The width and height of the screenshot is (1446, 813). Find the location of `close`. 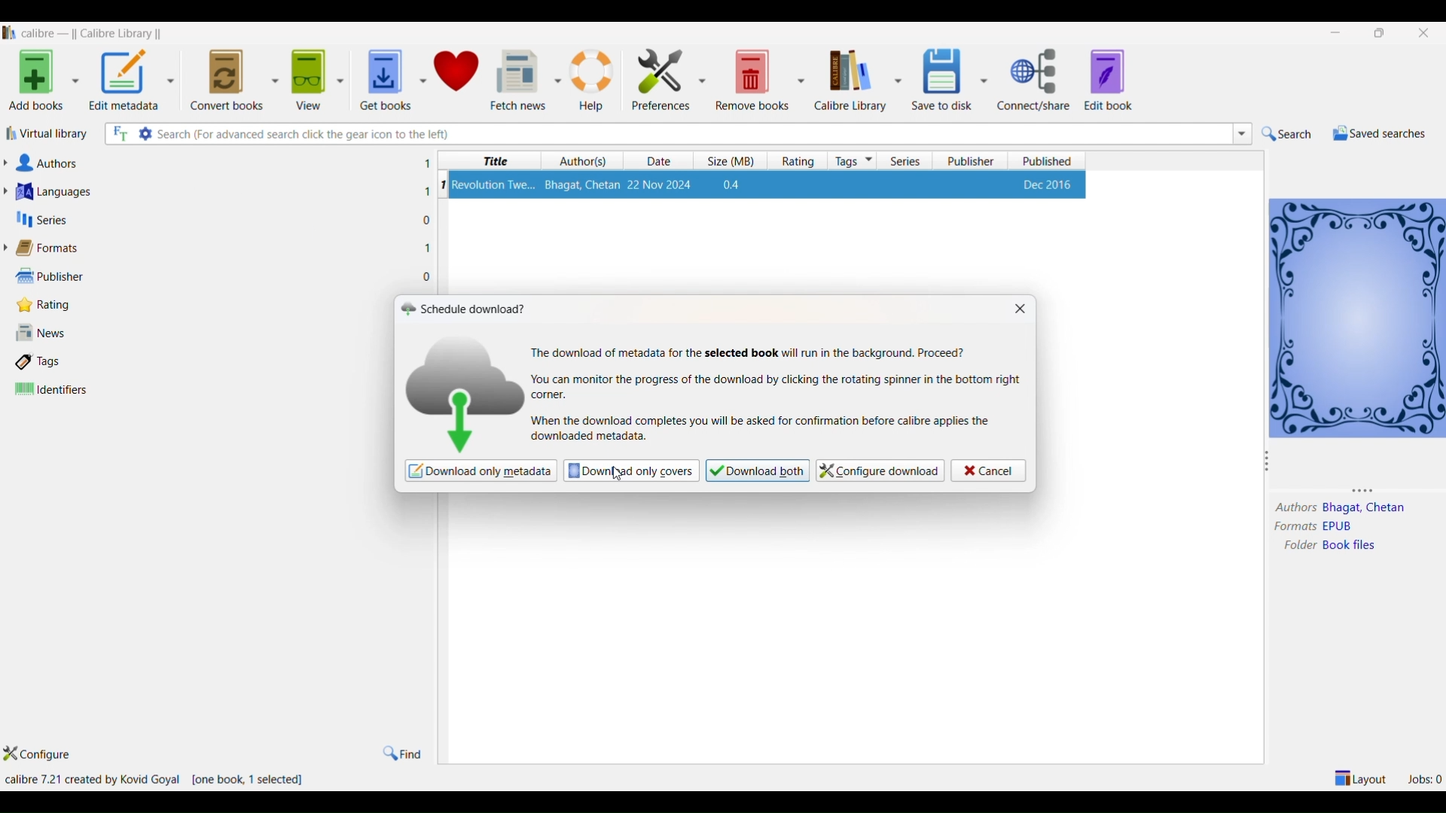

close is located at coordinates (1424, 31).